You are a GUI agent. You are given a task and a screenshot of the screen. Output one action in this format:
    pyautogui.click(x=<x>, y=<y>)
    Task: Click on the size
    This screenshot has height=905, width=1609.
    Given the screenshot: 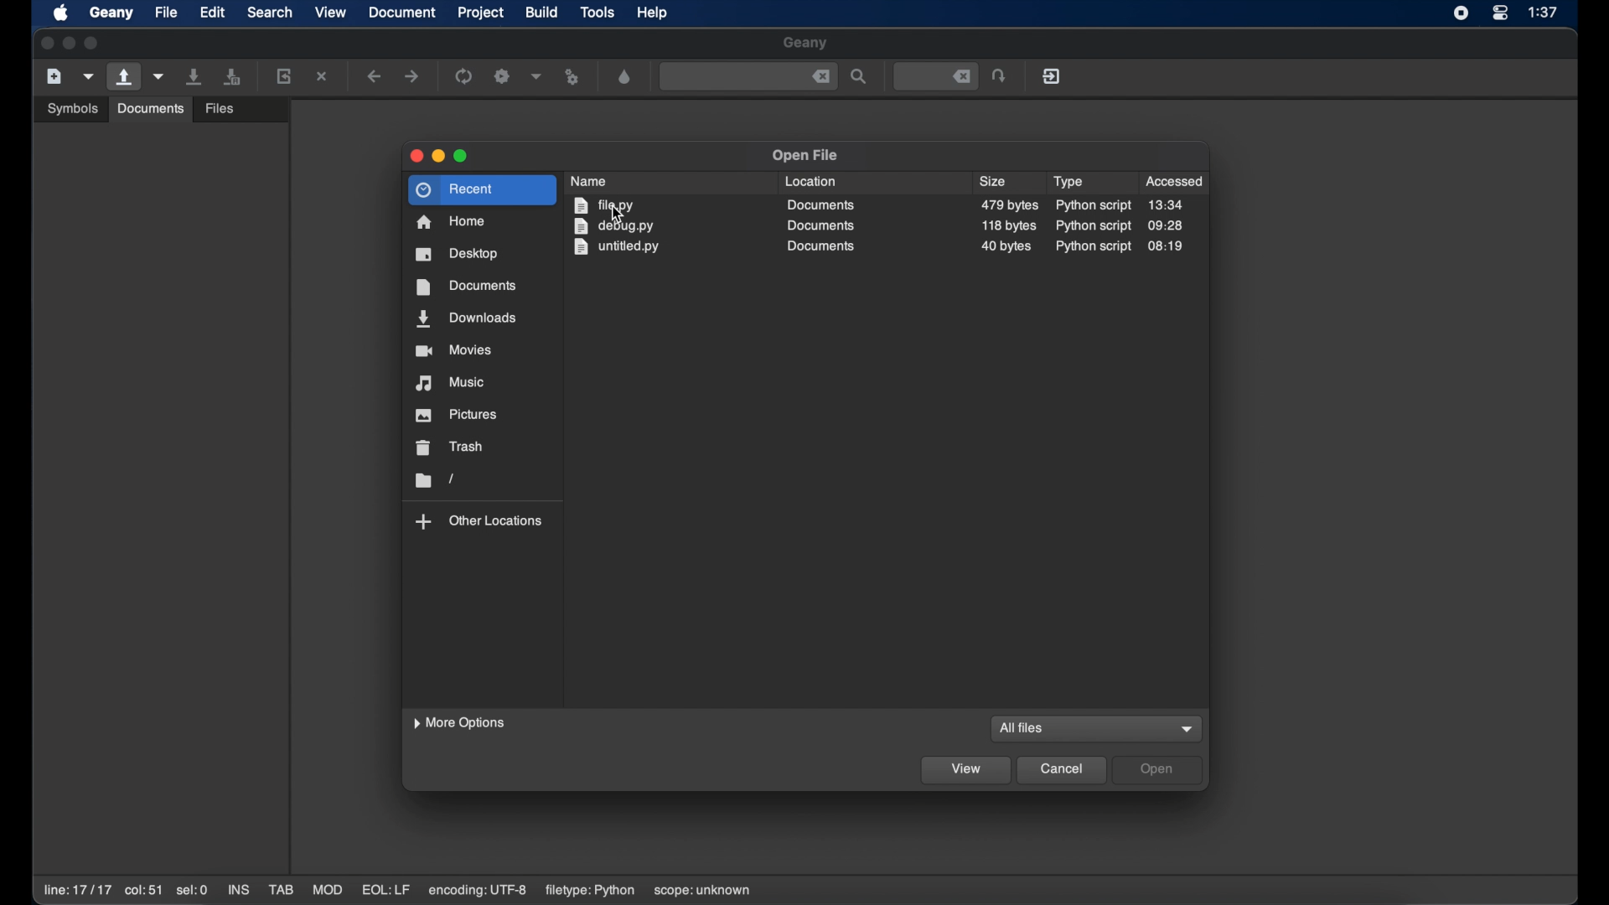 What is the action you would take?
    pyautogui.click(x=995, y=182)
    